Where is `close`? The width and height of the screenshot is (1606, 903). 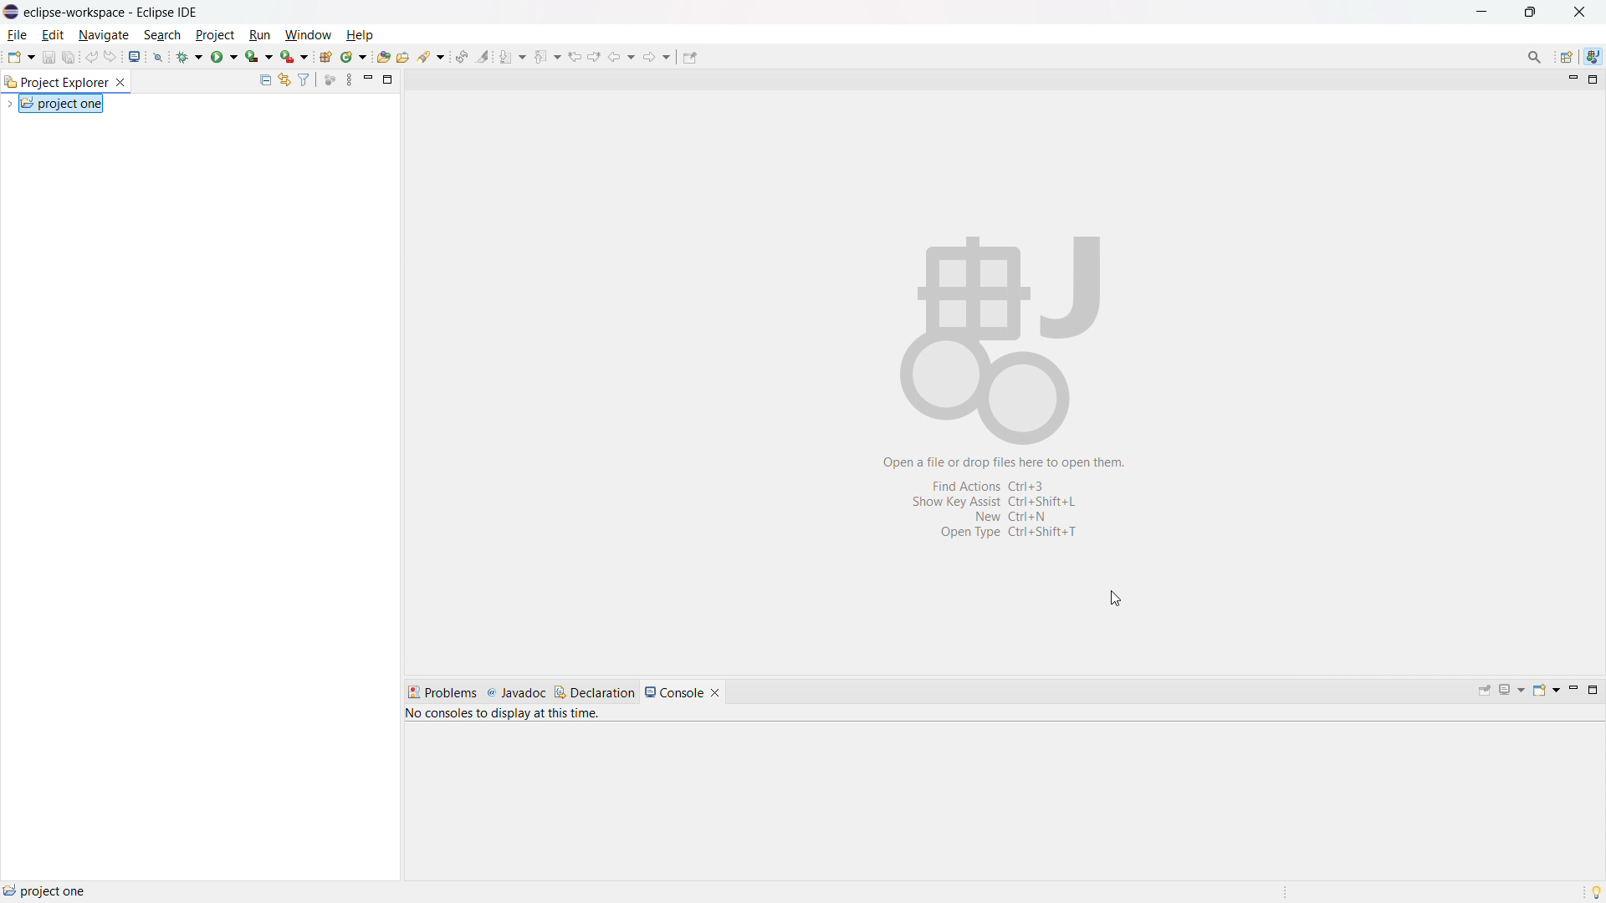 close is located at coordinates (1579, 12).